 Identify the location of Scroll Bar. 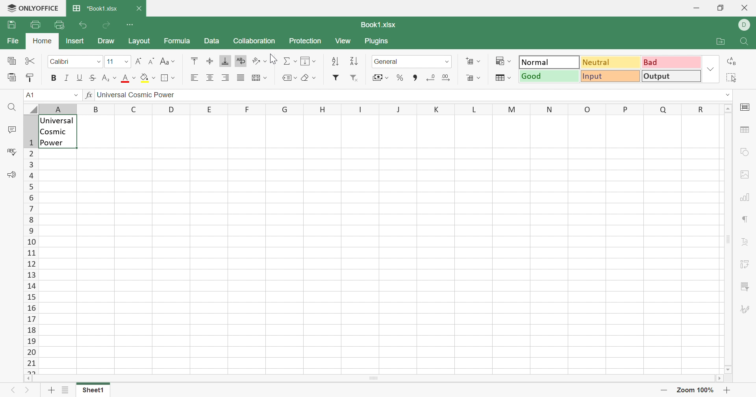
(374, 378).